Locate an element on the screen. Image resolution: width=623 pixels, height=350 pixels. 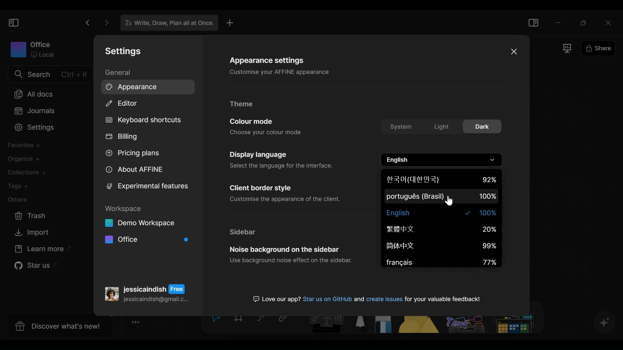
cursor is located at coordinates (450, 202).